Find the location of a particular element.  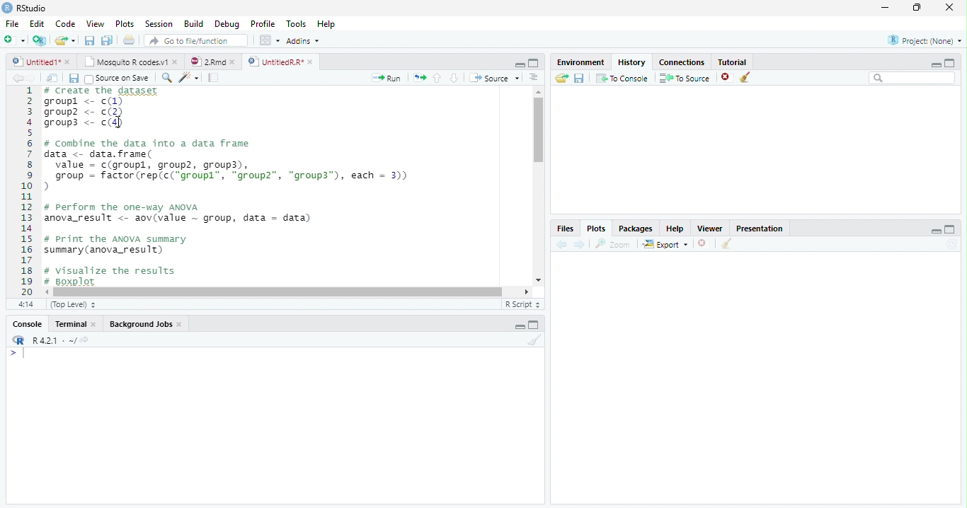

Rstudio is located at coordinates (23, 6).